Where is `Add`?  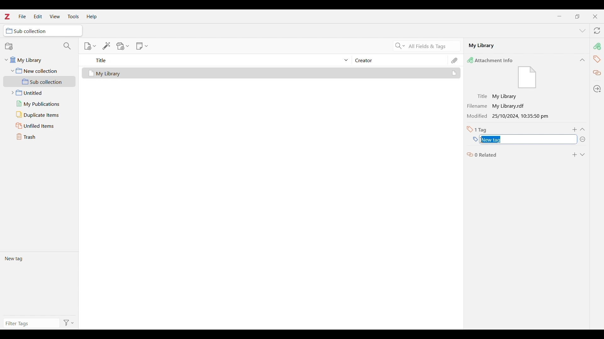 Add is located at coordinates (574, 155).